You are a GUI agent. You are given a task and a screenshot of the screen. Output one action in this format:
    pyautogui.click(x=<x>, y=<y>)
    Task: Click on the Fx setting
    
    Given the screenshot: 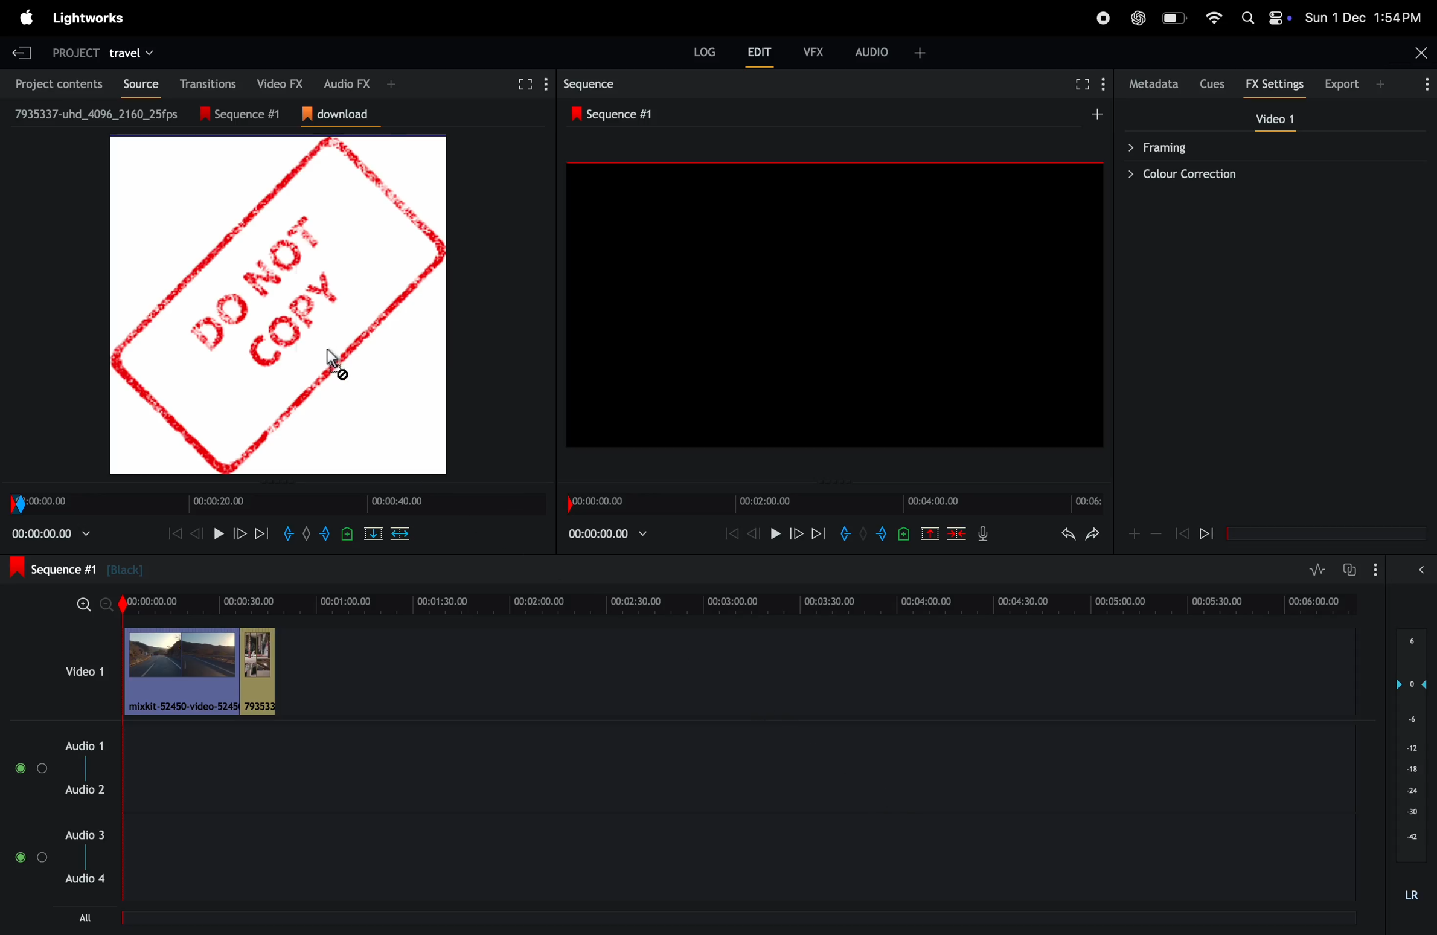 What is the action you would take?
    pyautogui.click(x=1275, y=84)
    